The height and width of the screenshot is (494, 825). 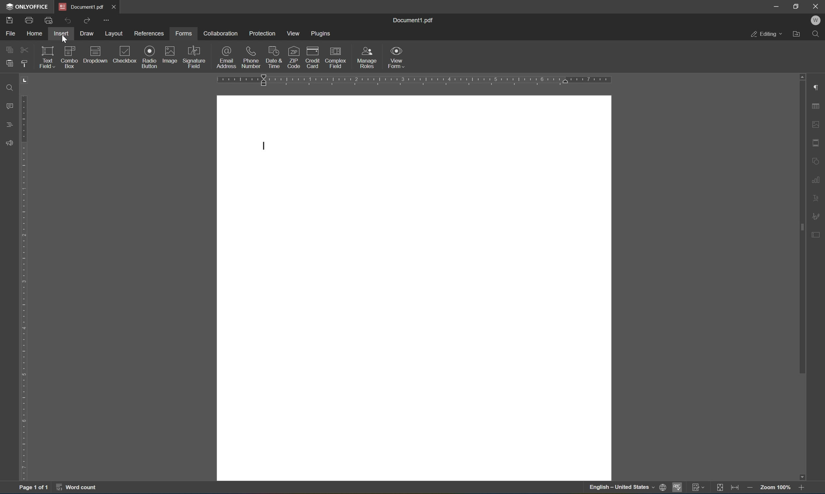 I want to click on radio button, so click(x=150, y=57).